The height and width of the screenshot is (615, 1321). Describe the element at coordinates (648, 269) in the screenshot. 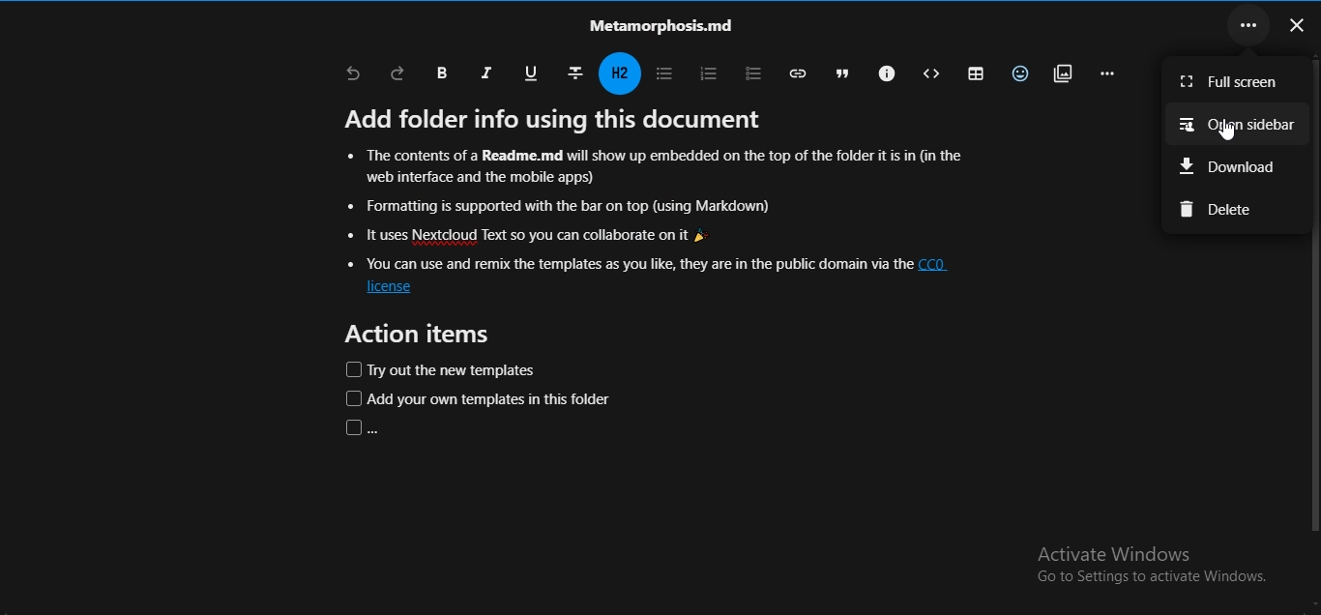

I see `text` at that location.